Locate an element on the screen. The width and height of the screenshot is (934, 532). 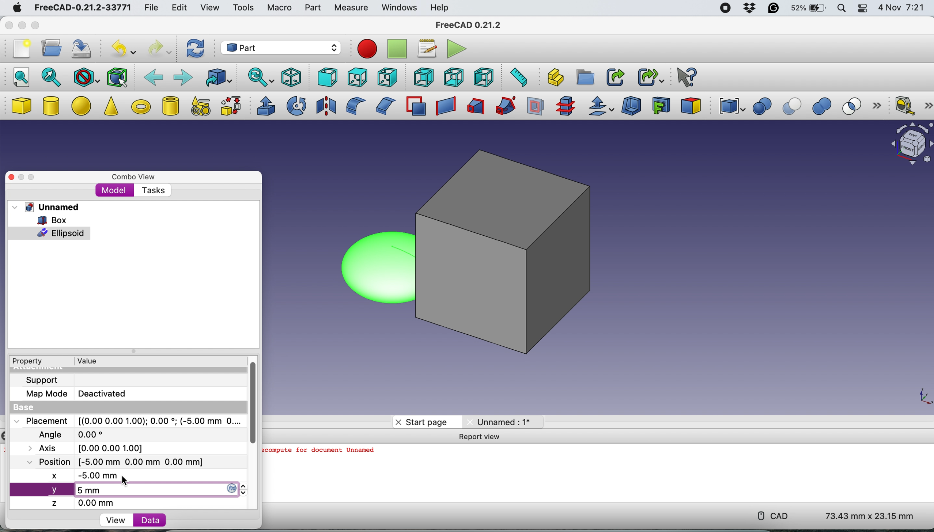
FreeCAD-0.21.2-33771 is located at coordinates (81, 8).